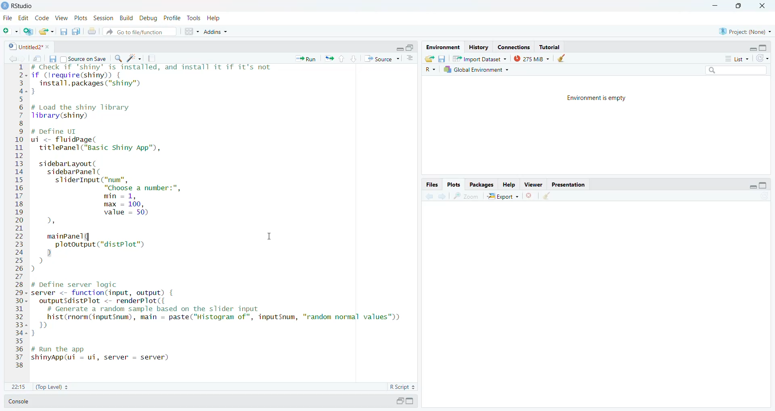 Image resolution: width=775 pixels, height=411 pixels. What do you see at coordinates (100, 141) in the screenshot?
I see `# Define UI ui <- fluidpage(titlePanel ("Basic Shiny App"),` at bounding box center [100, 141].